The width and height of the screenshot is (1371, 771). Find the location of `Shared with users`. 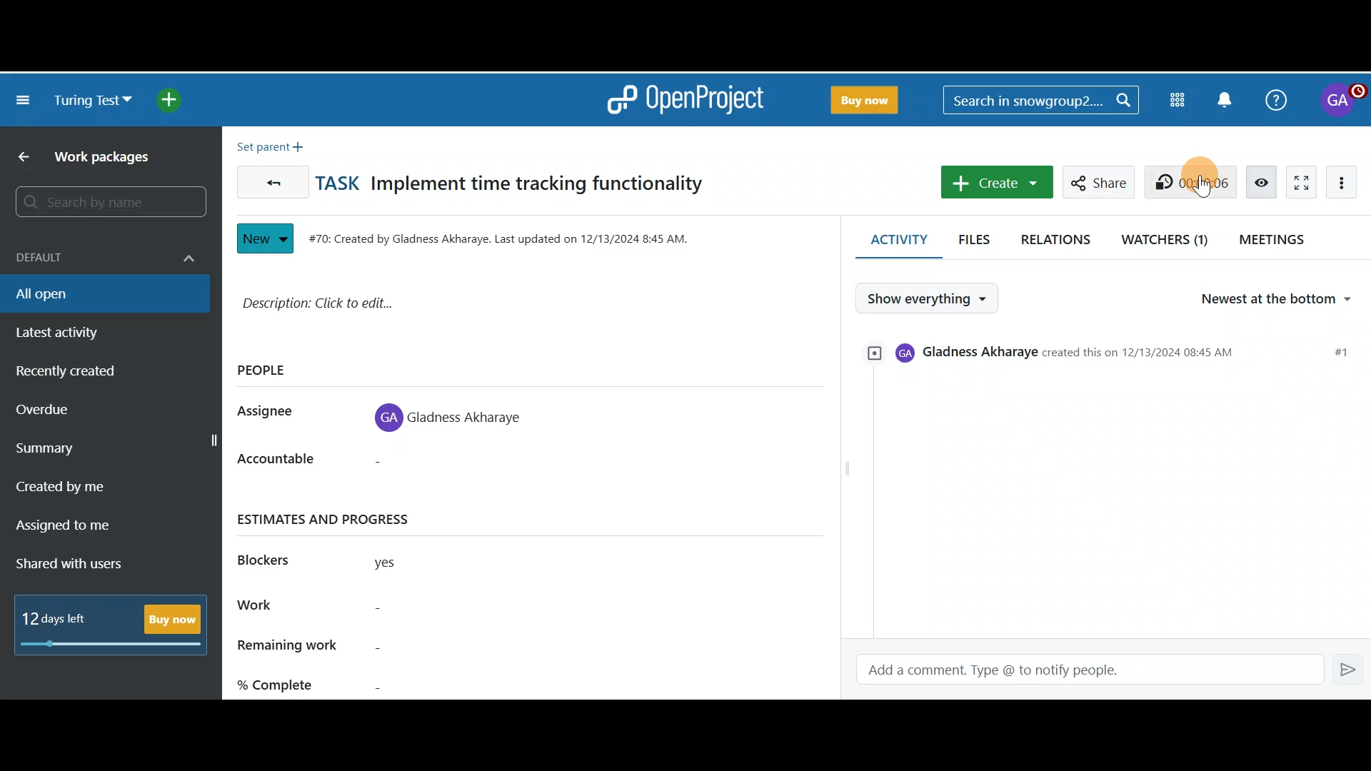

Shared with users is located at coordinates (81, 565).